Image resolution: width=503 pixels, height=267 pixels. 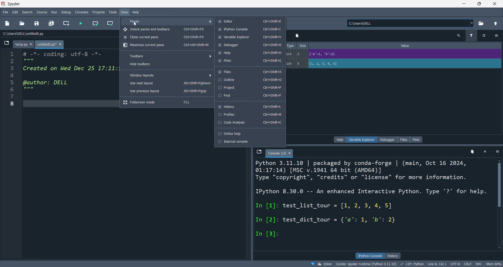 What do you see at coordinates (496, 23) in the screenshot?
I see `open parent directory` at bounding box center [496, 23].